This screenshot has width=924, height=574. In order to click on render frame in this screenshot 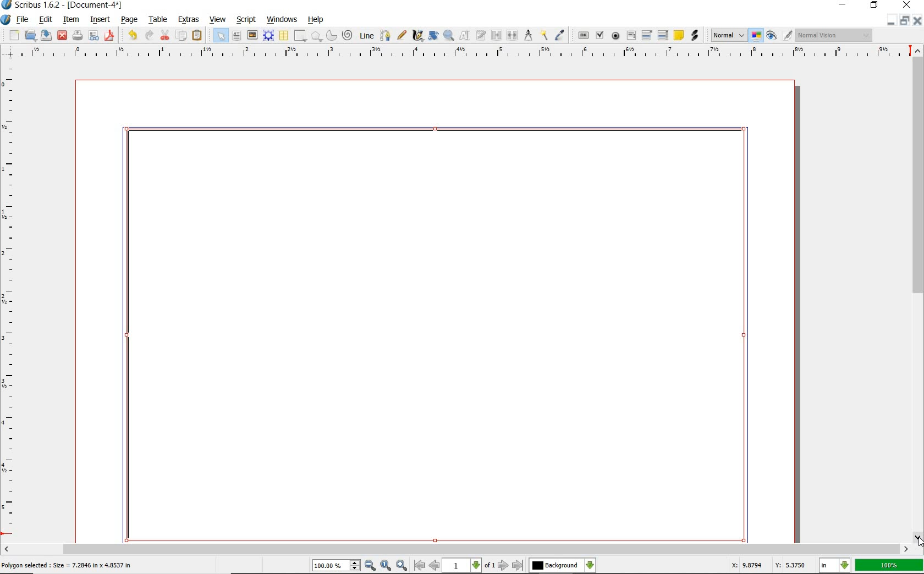, I will do `click(269, 36)`.